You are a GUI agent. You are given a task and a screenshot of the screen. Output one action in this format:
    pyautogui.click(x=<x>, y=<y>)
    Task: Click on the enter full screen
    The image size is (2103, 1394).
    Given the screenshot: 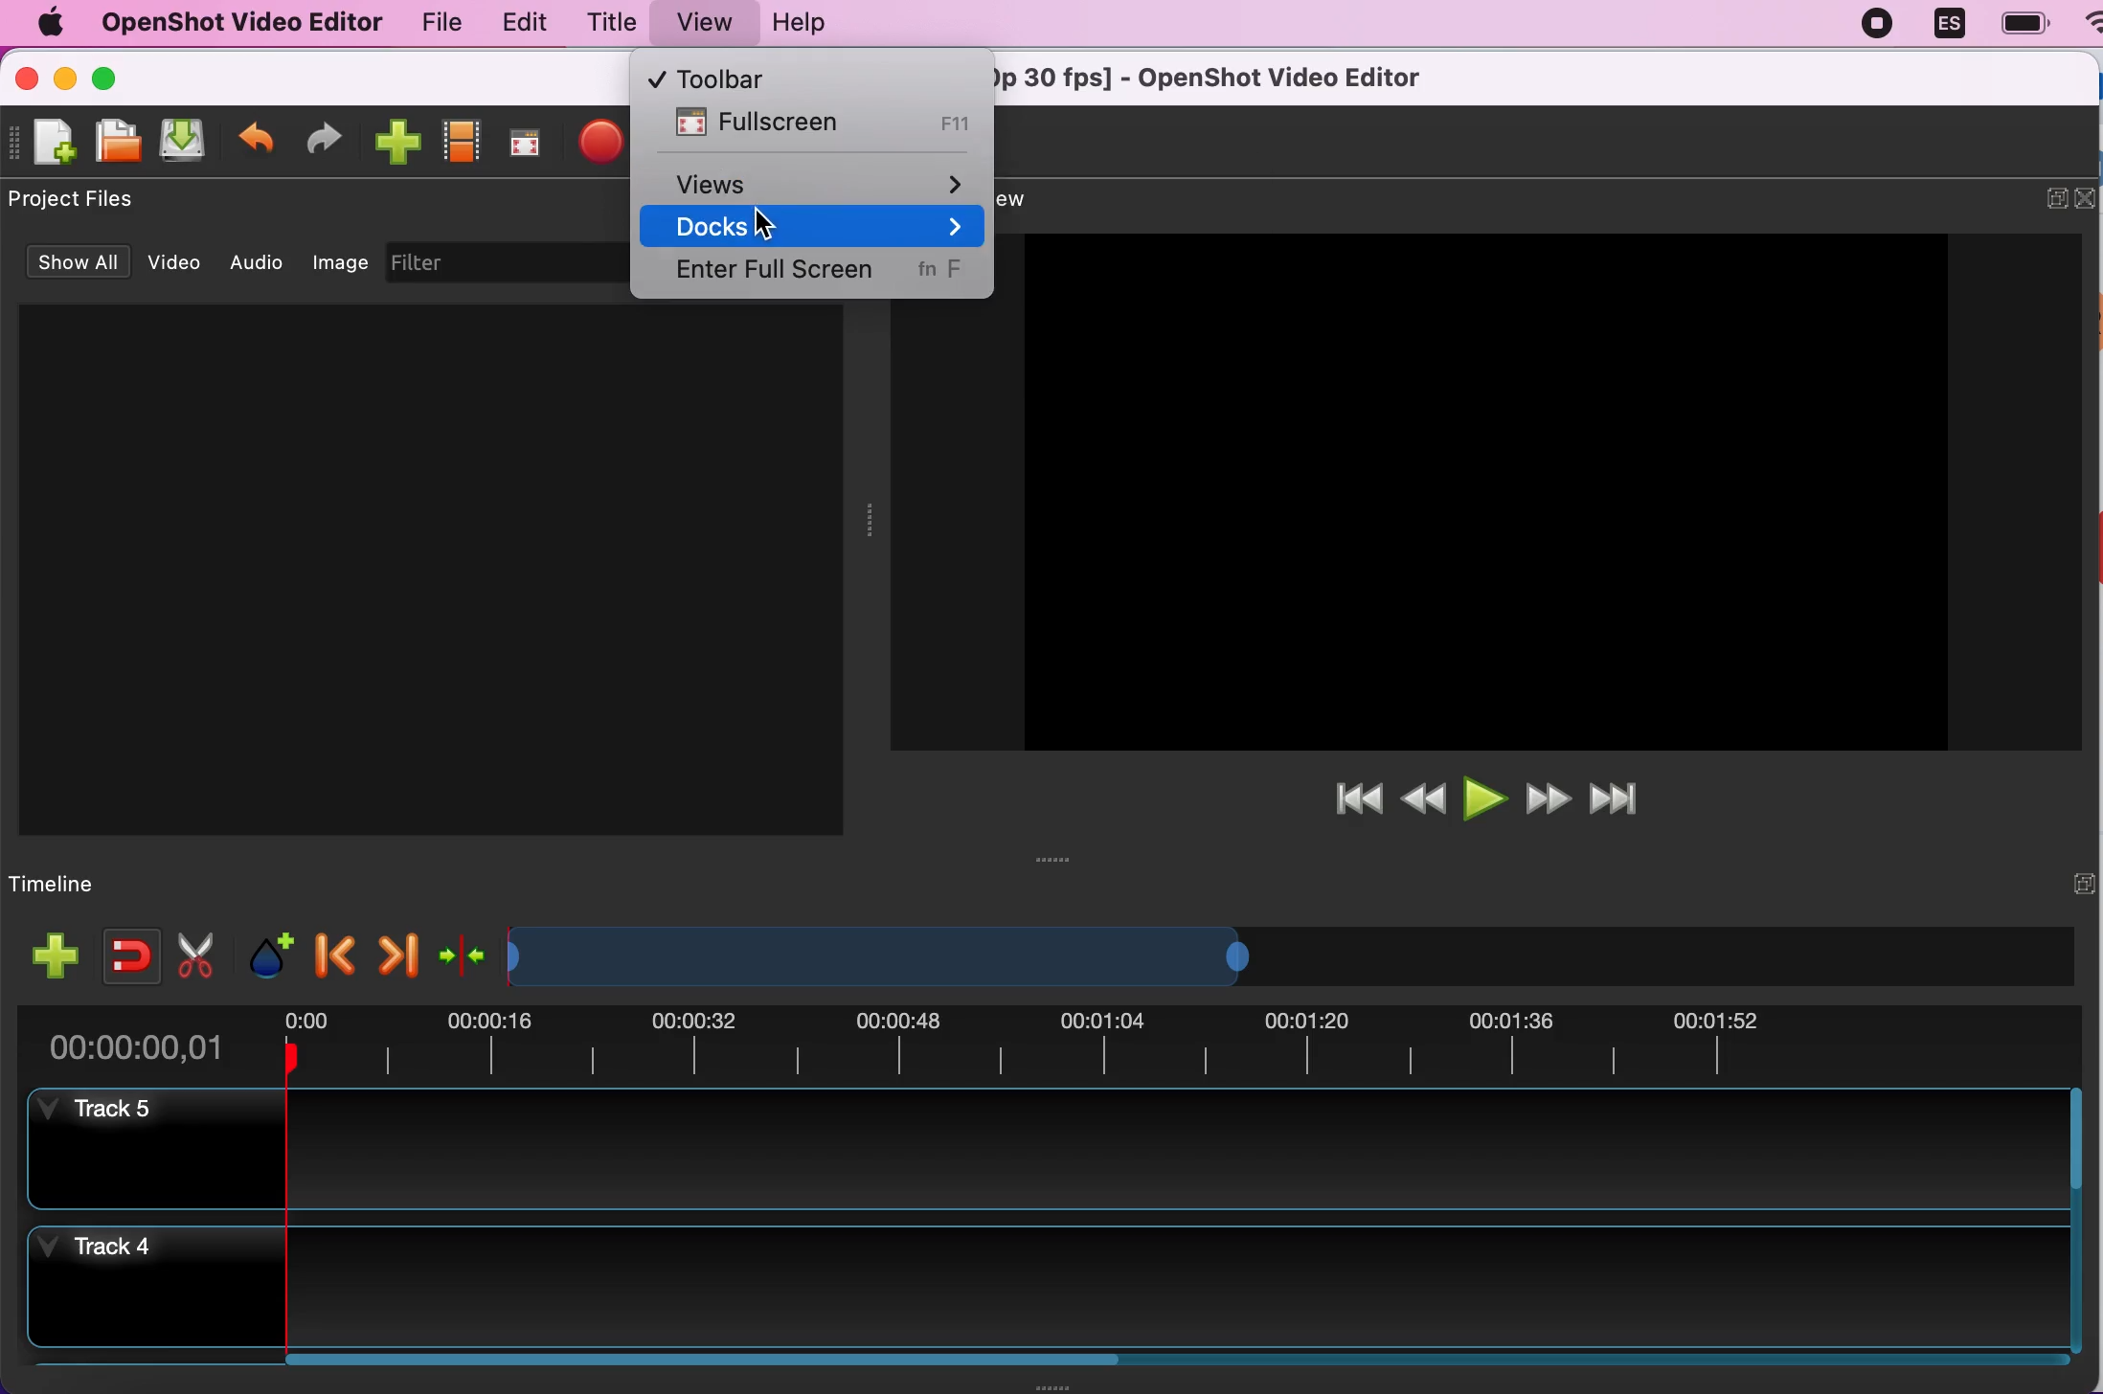 What is the action you would take?
    pyautogui.click(x=815, y=276)
    